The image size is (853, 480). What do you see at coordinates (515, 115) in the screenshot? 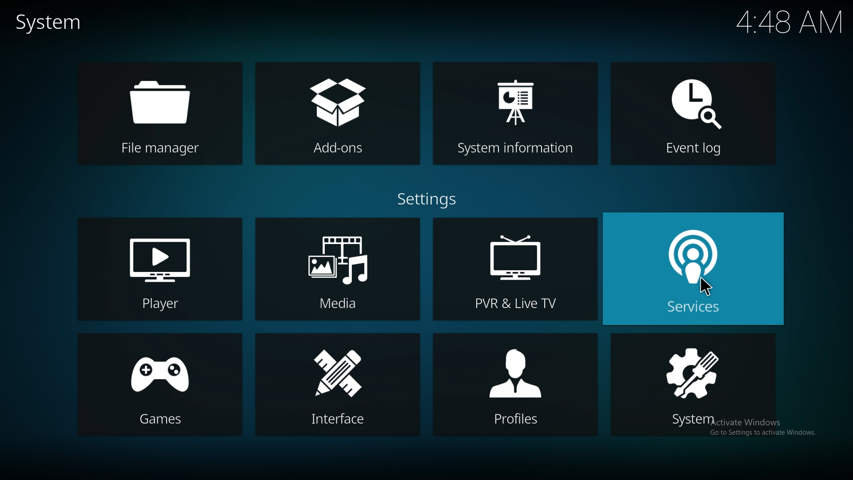
I see `system info` at bounding box center [515, 115].